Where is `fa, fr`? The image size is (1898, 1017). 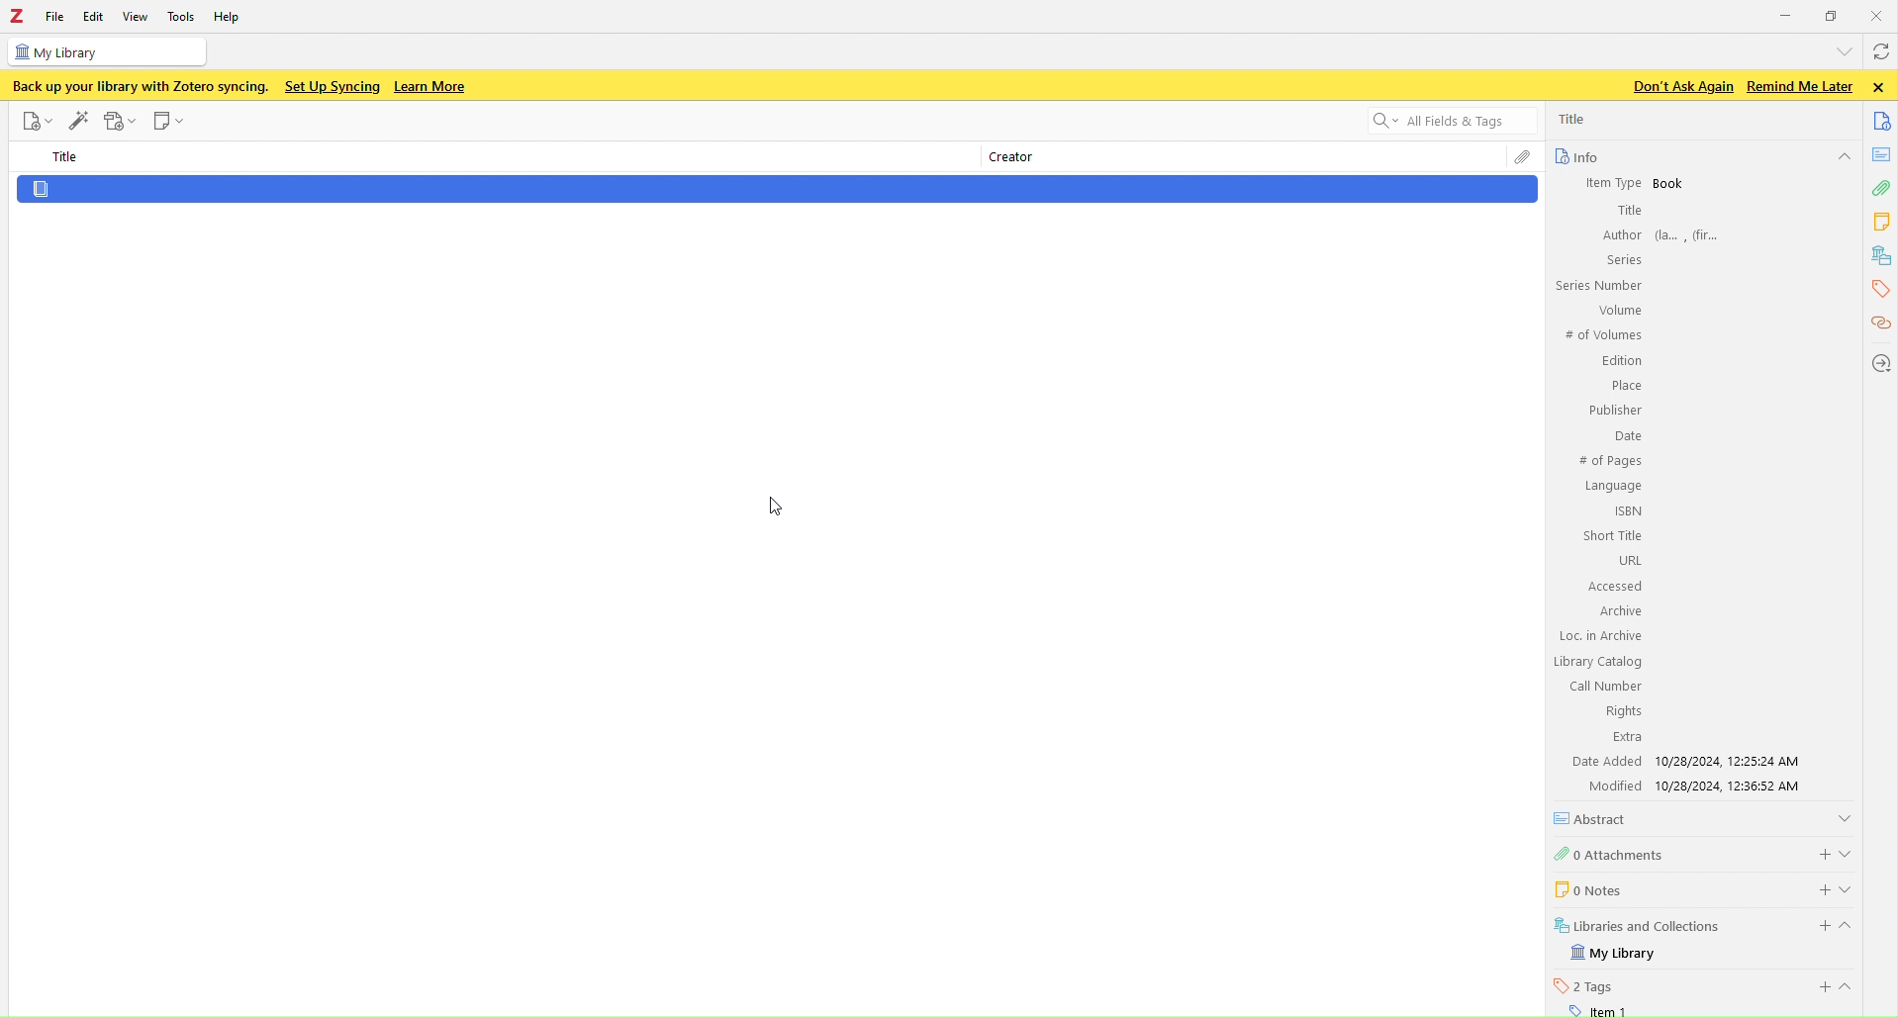 fa, fr is located at coordinates (1693, 233).